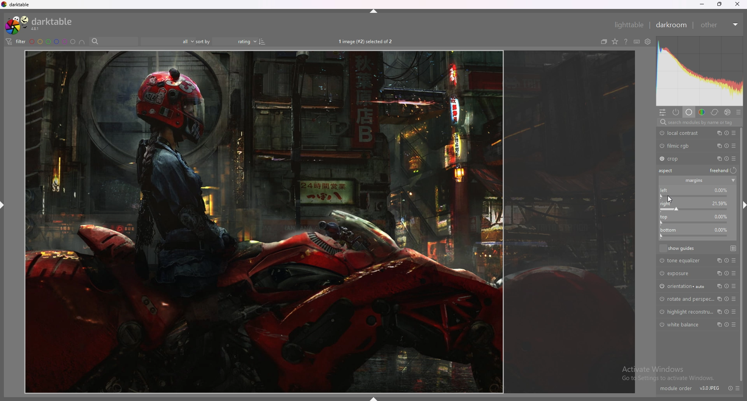  What do you see at coordinates (696, 193) in the screenshot?
I see `left` at bounding box center [696, 193].